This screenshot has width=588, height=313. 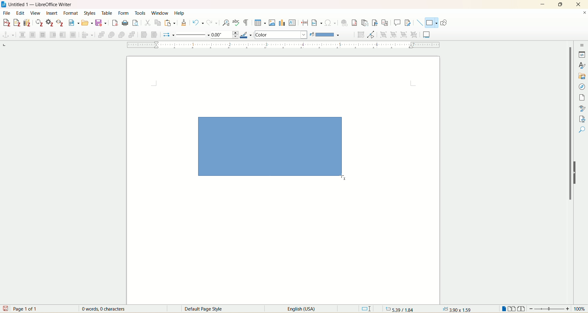 What do you see at coordinates (6, 23) in the screenshot?
I see `add citation` at bounding box center [6, 23].